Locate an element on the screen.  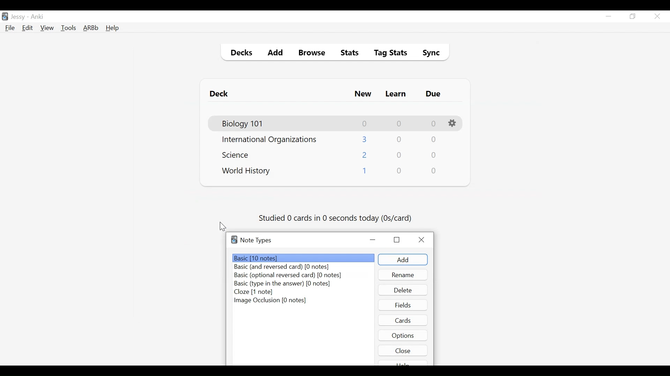
Due Card Count is located at coordinates (434, 124).